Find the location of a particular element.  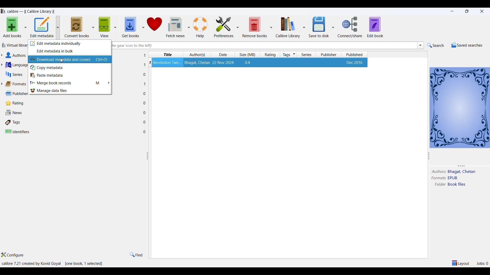

search dropdown button is located at coordinates (421, 46).